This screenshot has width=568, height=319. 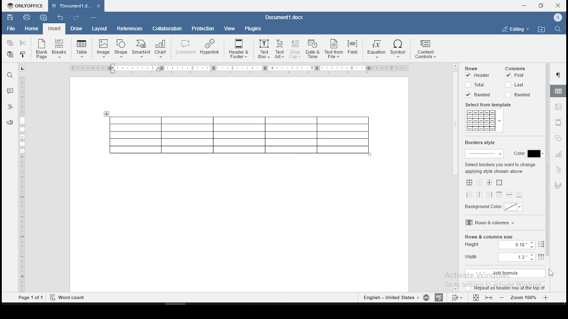 What do you see at coordinates (559, 154) in the screenshot?
I see `charts settings` at bounding box center [559, 154].